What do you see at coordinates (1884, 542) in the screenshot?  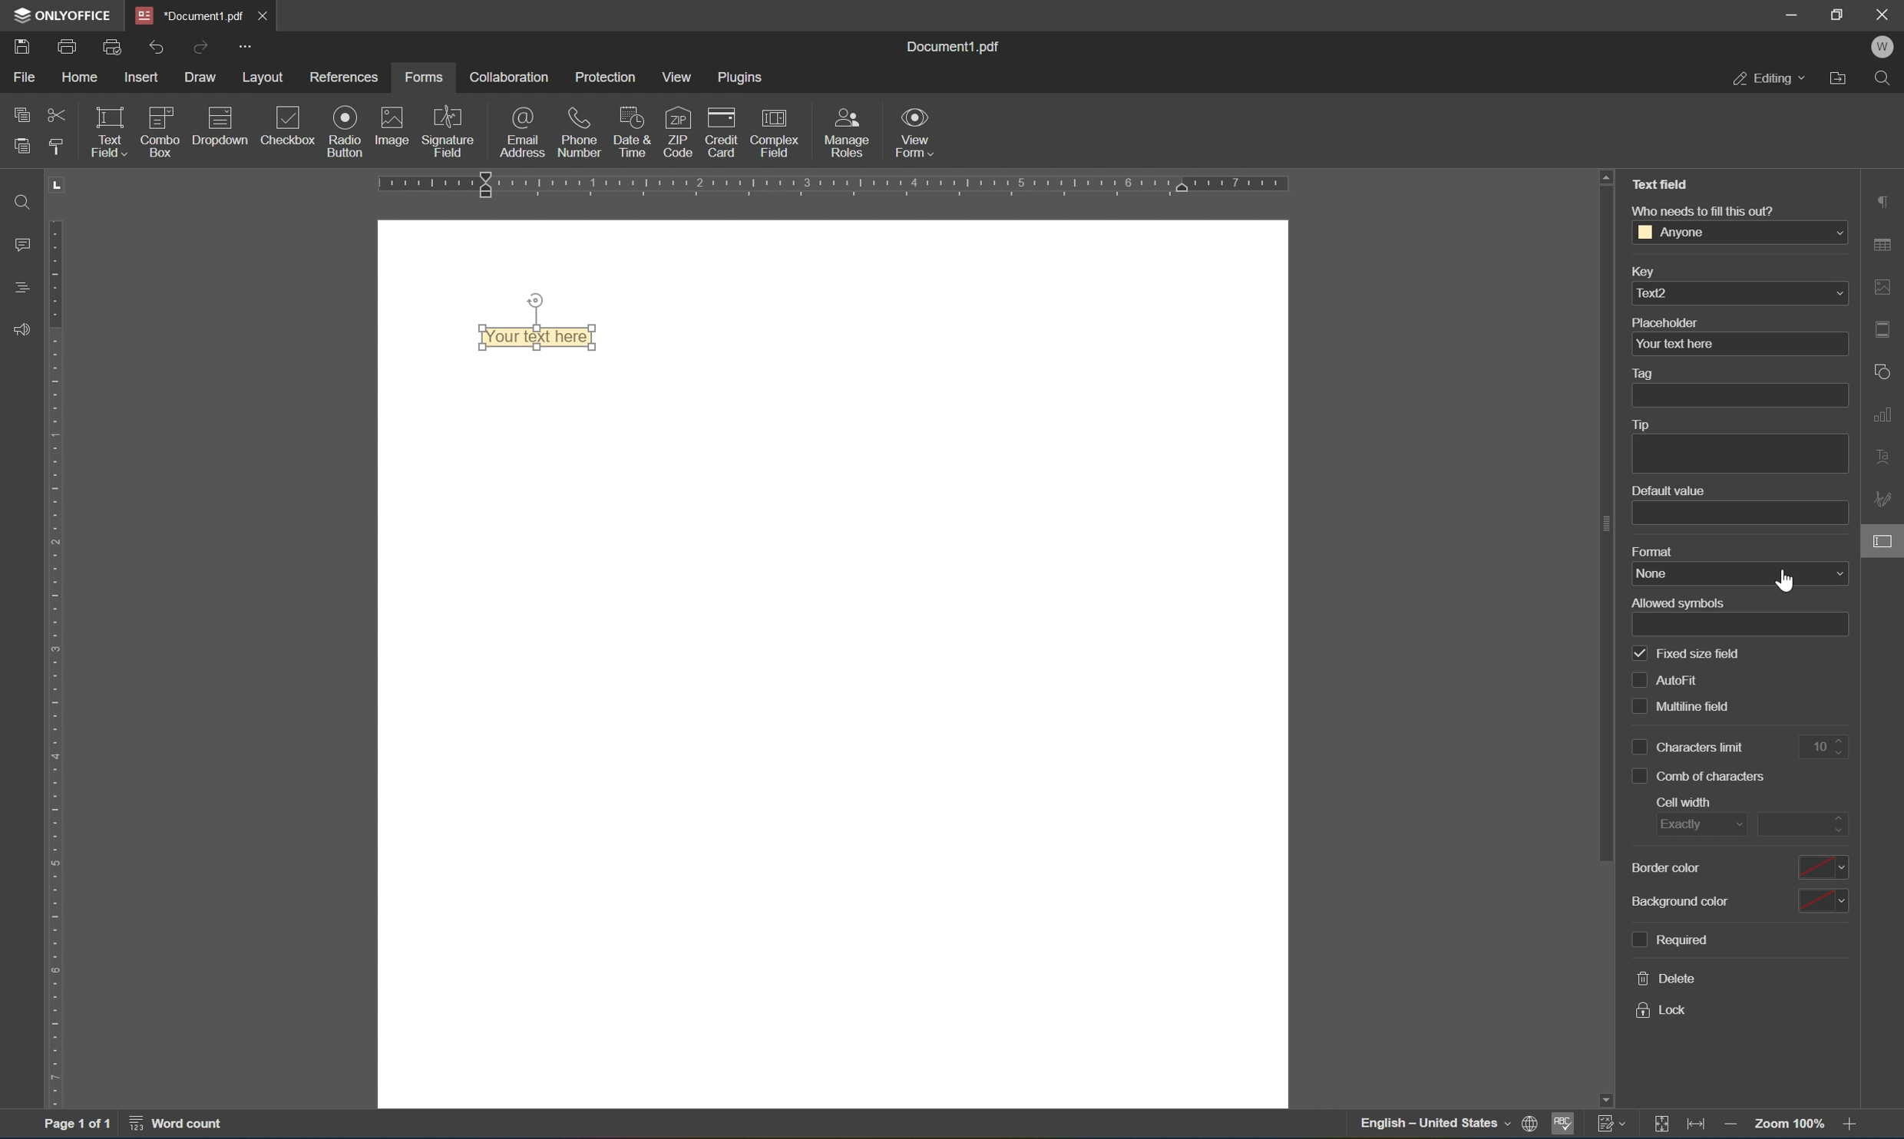 I see `form settings` at bounding box center [1884, 542].